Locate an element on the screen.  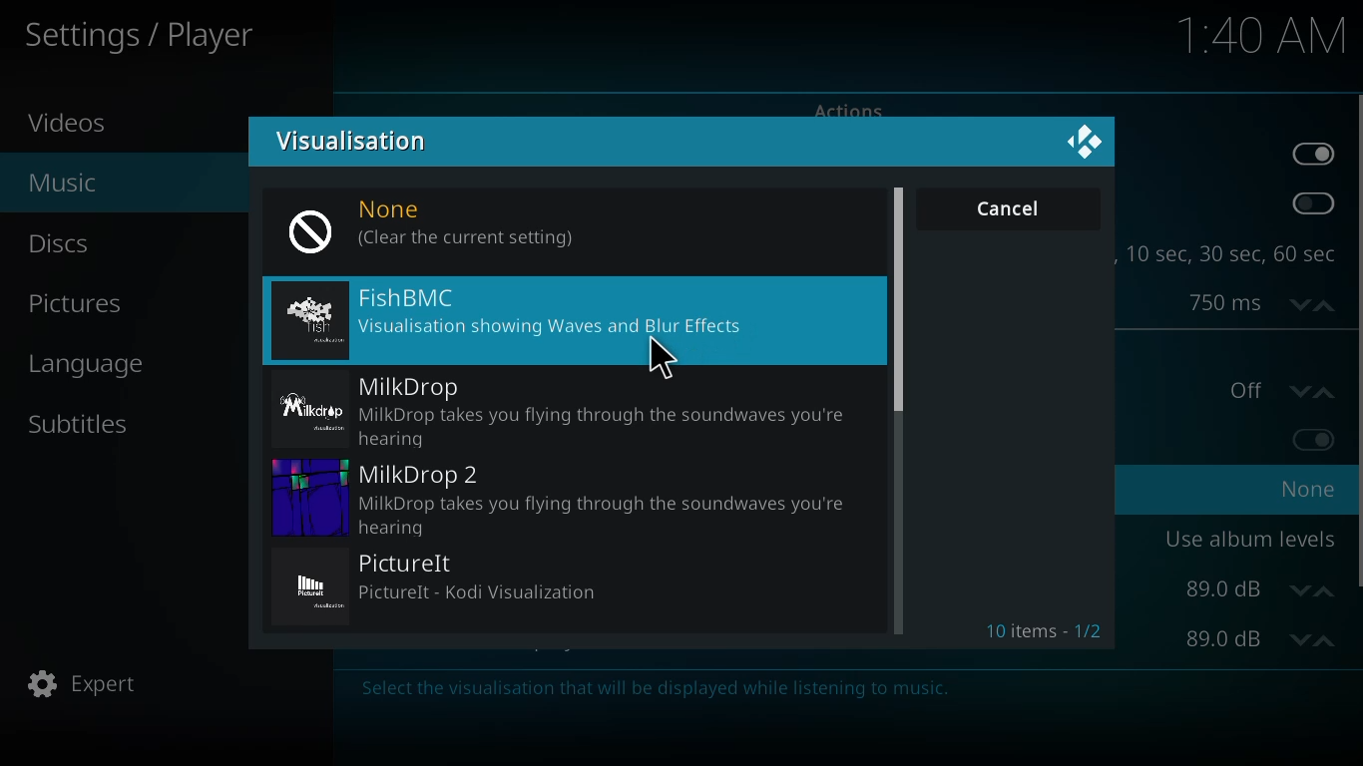
scroll bar is located at coordinates (1357, 339).